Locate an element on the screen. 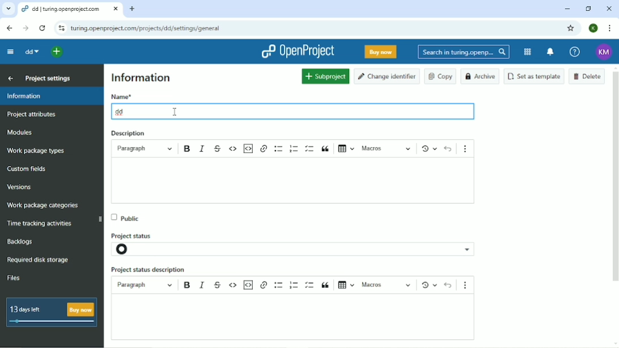  macros is located at coordinates (387, 285).